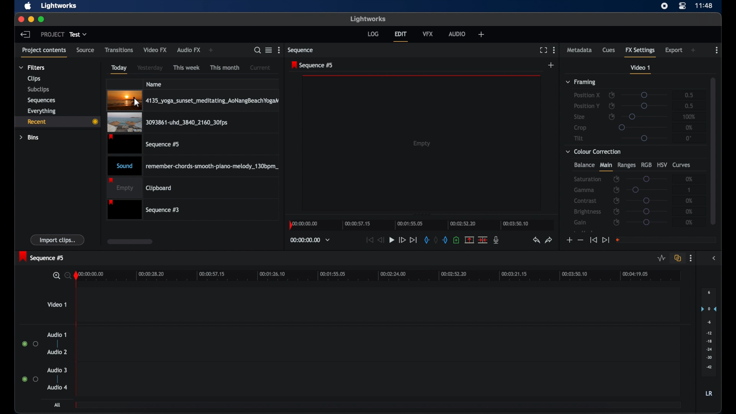 The height and width of the screenshot is (414, 736). What do you see at coordinates (665, 6) in the screenshot?
I see `screen recorder` at bounding box center [665, 6].